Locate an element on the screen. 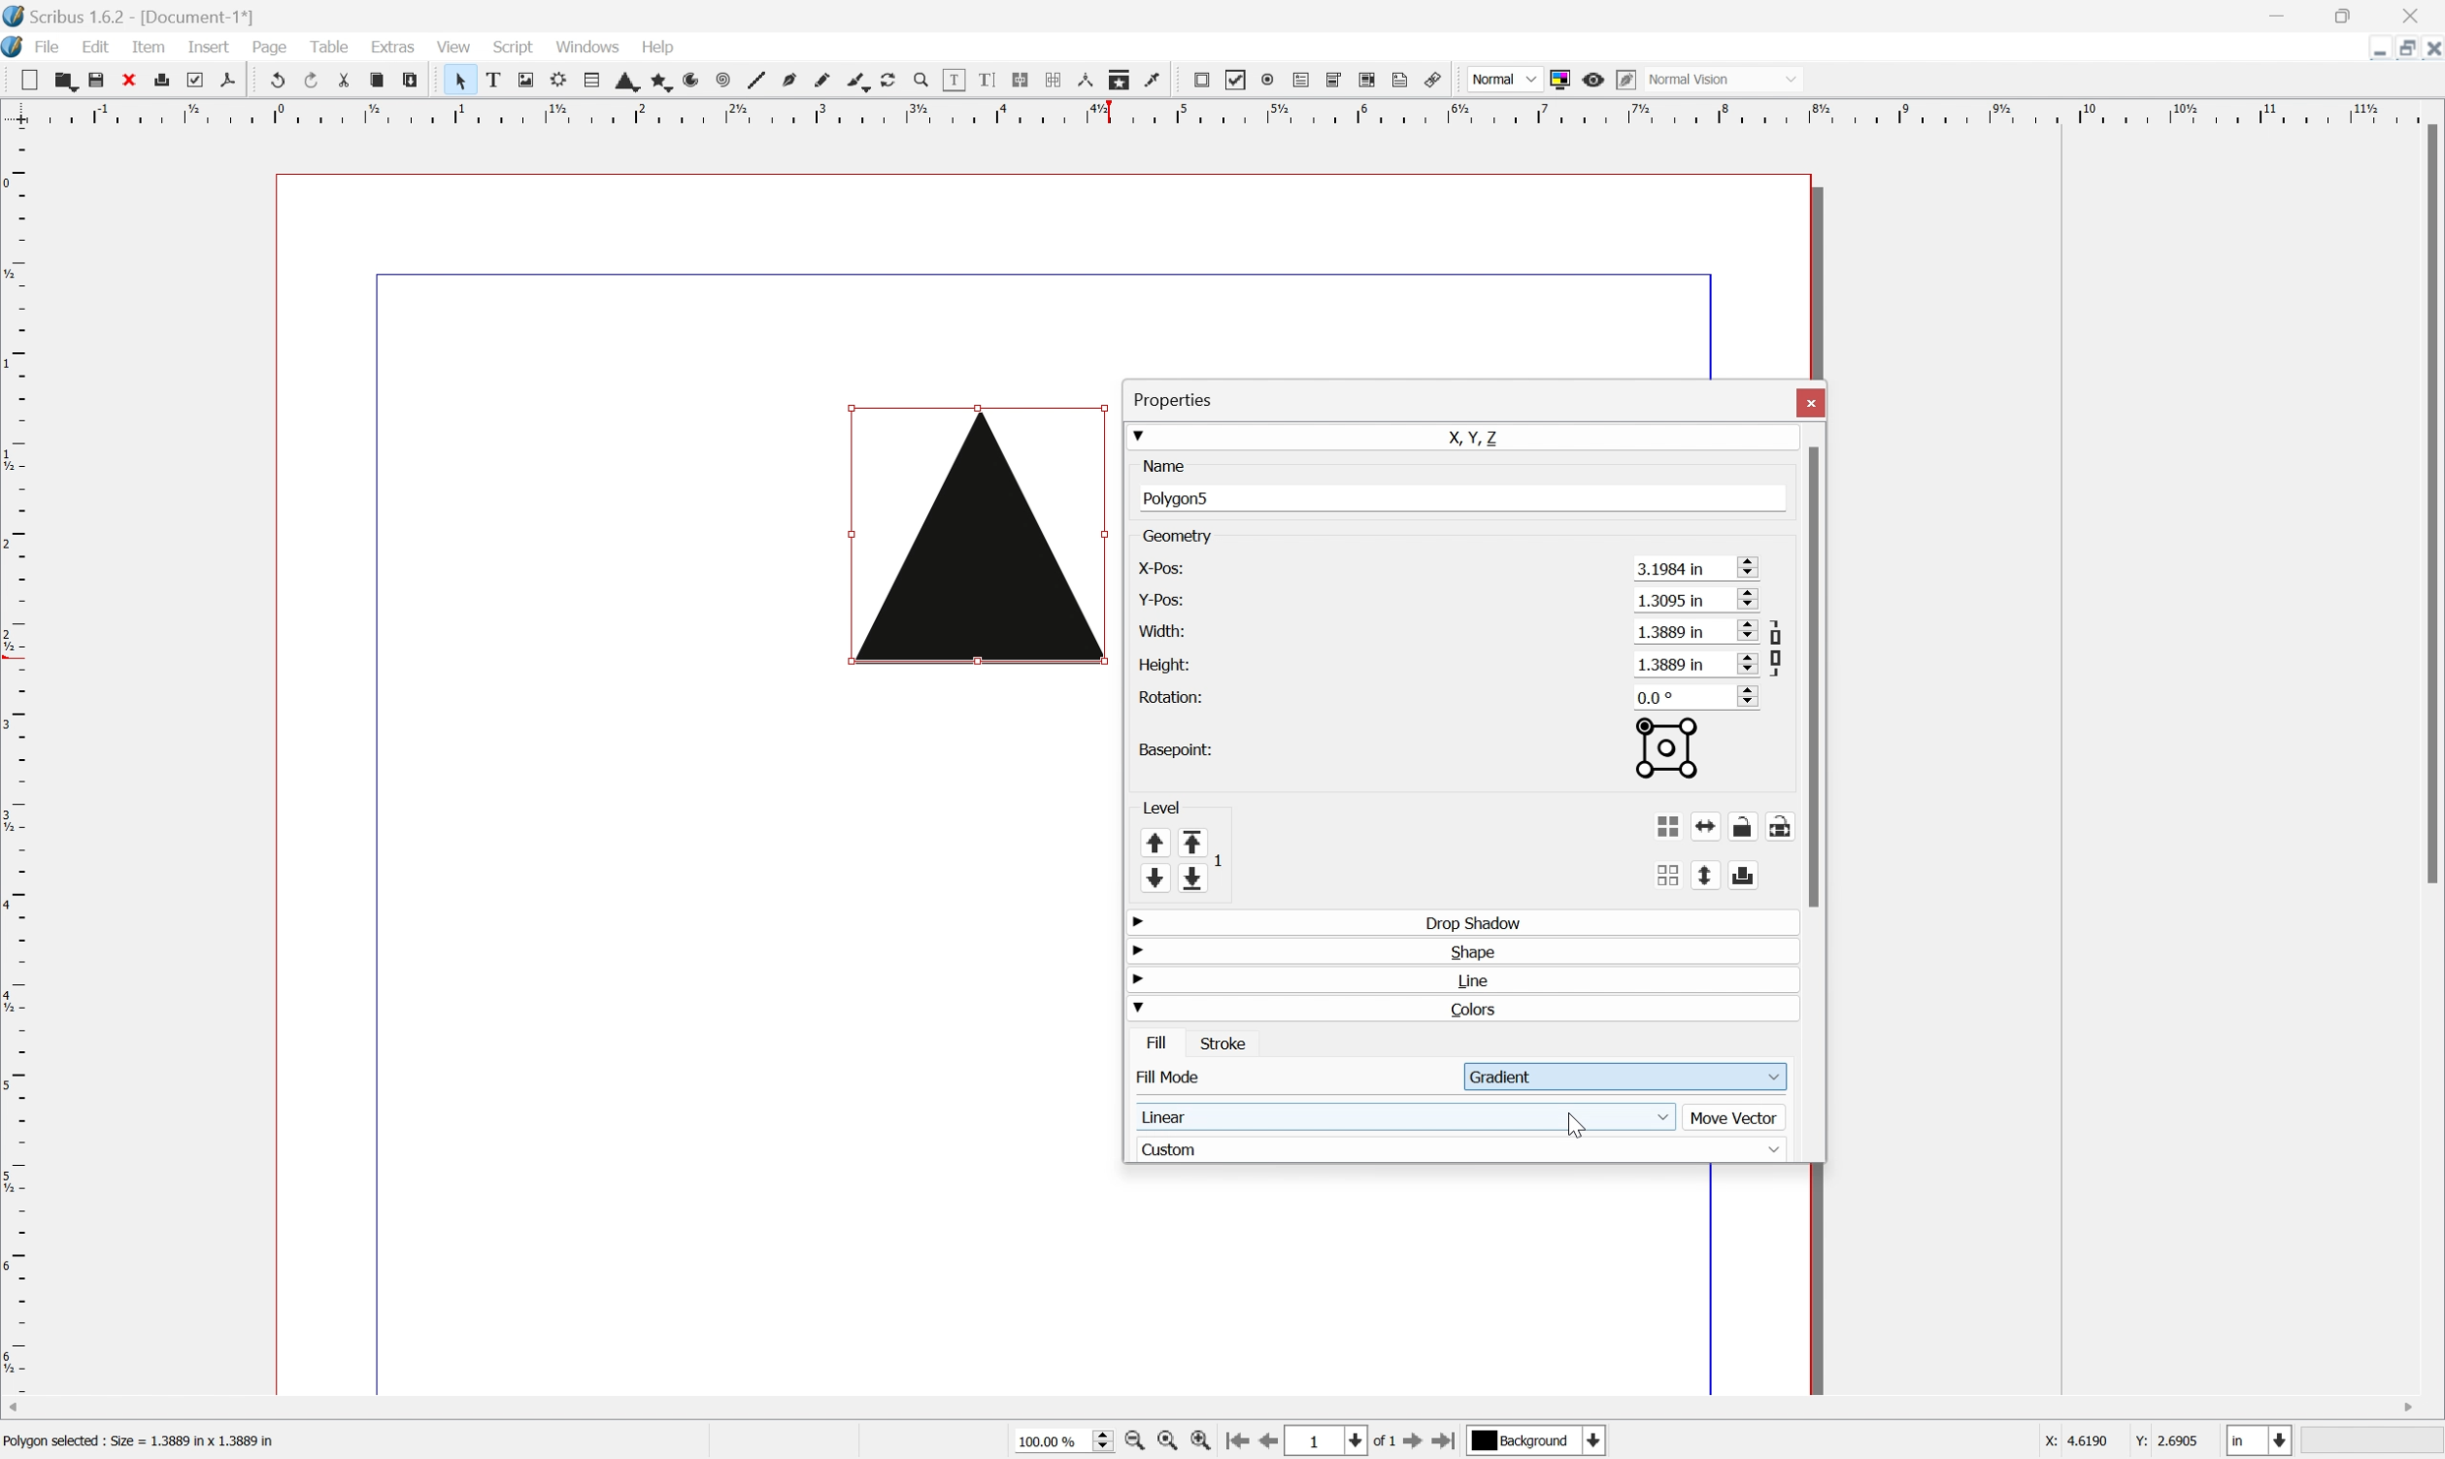 The height and width of the screenshot is (1459, 2445). 100.00 % is located at coordinates (1052, 1442).